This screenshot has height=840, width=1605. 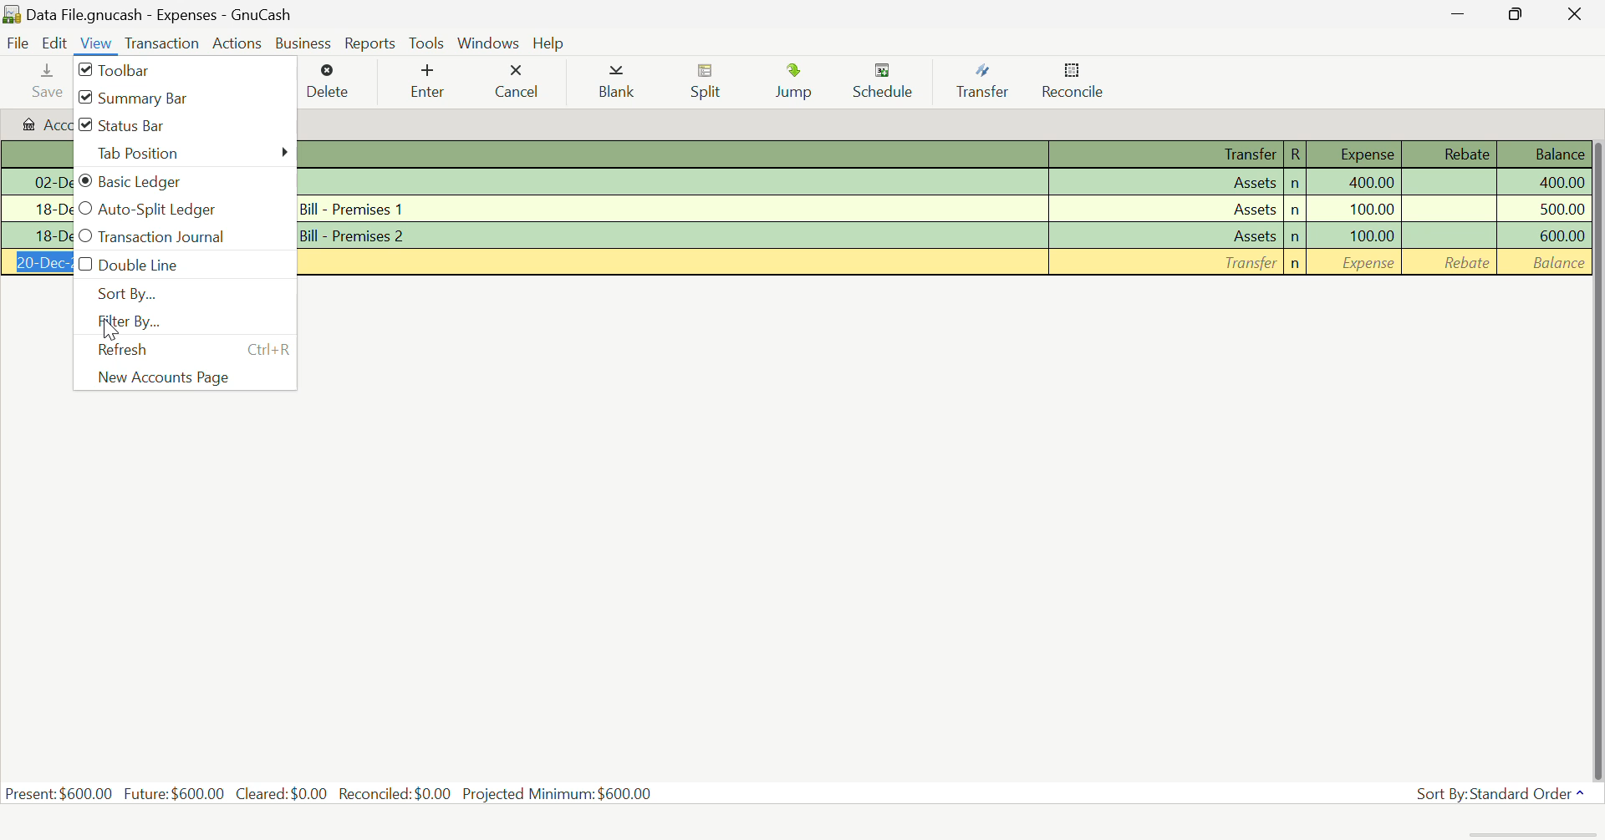 I want to click on Premises 1 Bill, so click(x=672, y=210).